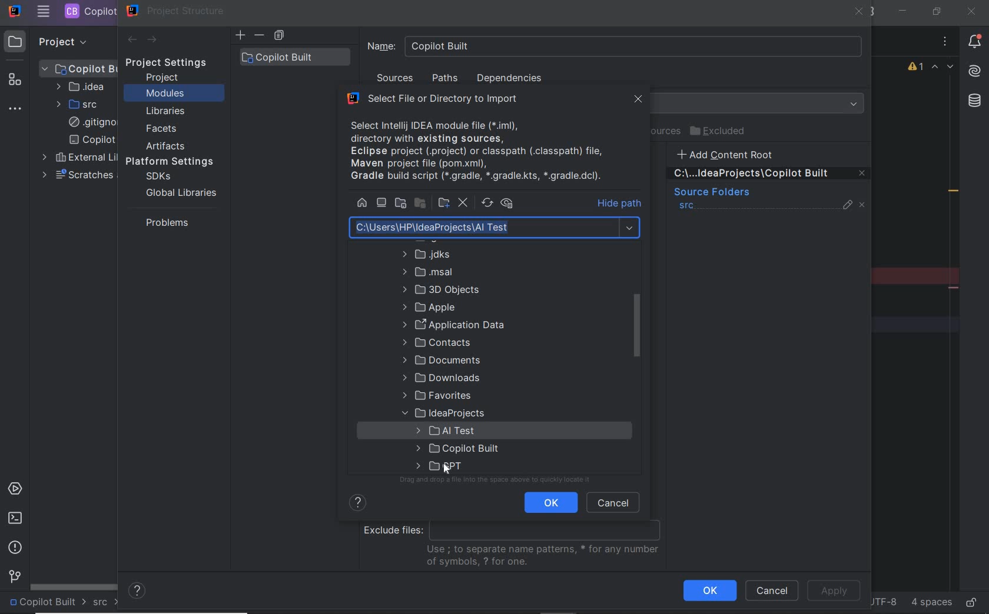 The image size is (989, 614). Describe the element at coordinates (954, 192) in the screenshot. I see `redundant call` at that location.